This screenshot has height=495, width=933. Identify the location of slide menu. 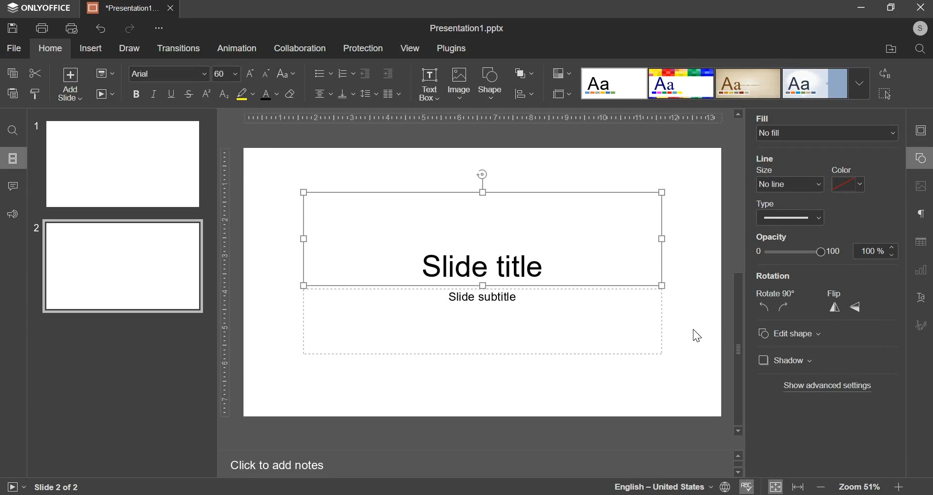
(12, 158).